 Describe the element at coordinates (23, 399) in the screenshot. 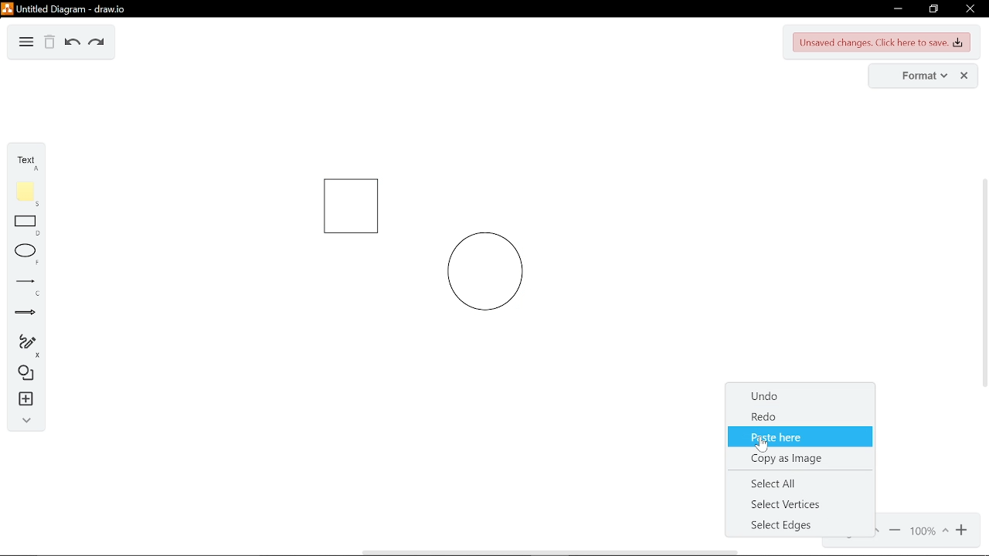

I see `insert` at that location.